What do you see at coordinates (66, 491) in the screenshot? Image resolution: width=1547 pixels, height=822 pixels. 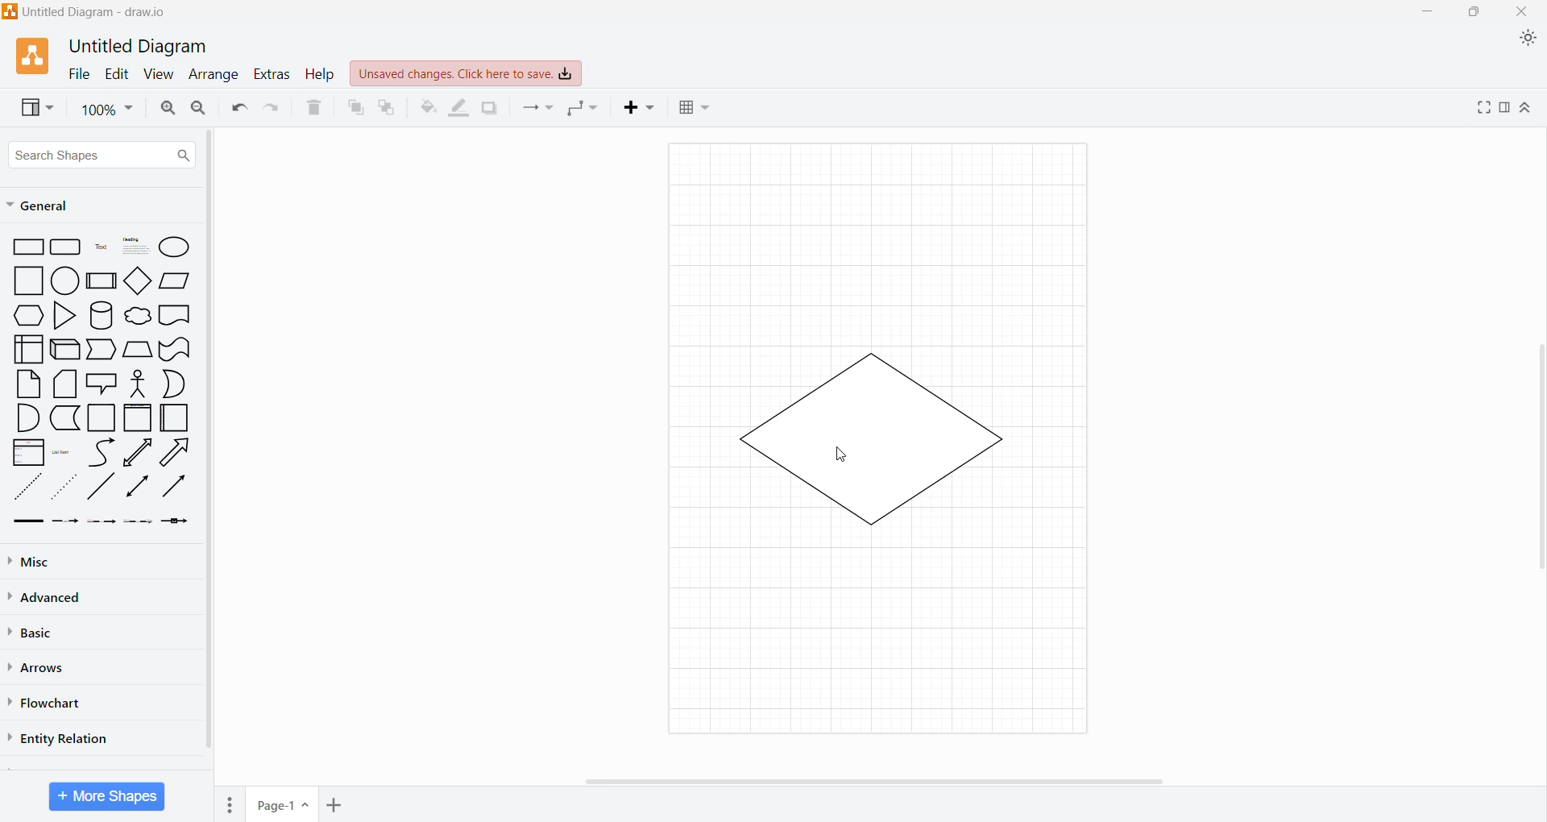 I see `Dotted Line` at bounding box center [66, 491].